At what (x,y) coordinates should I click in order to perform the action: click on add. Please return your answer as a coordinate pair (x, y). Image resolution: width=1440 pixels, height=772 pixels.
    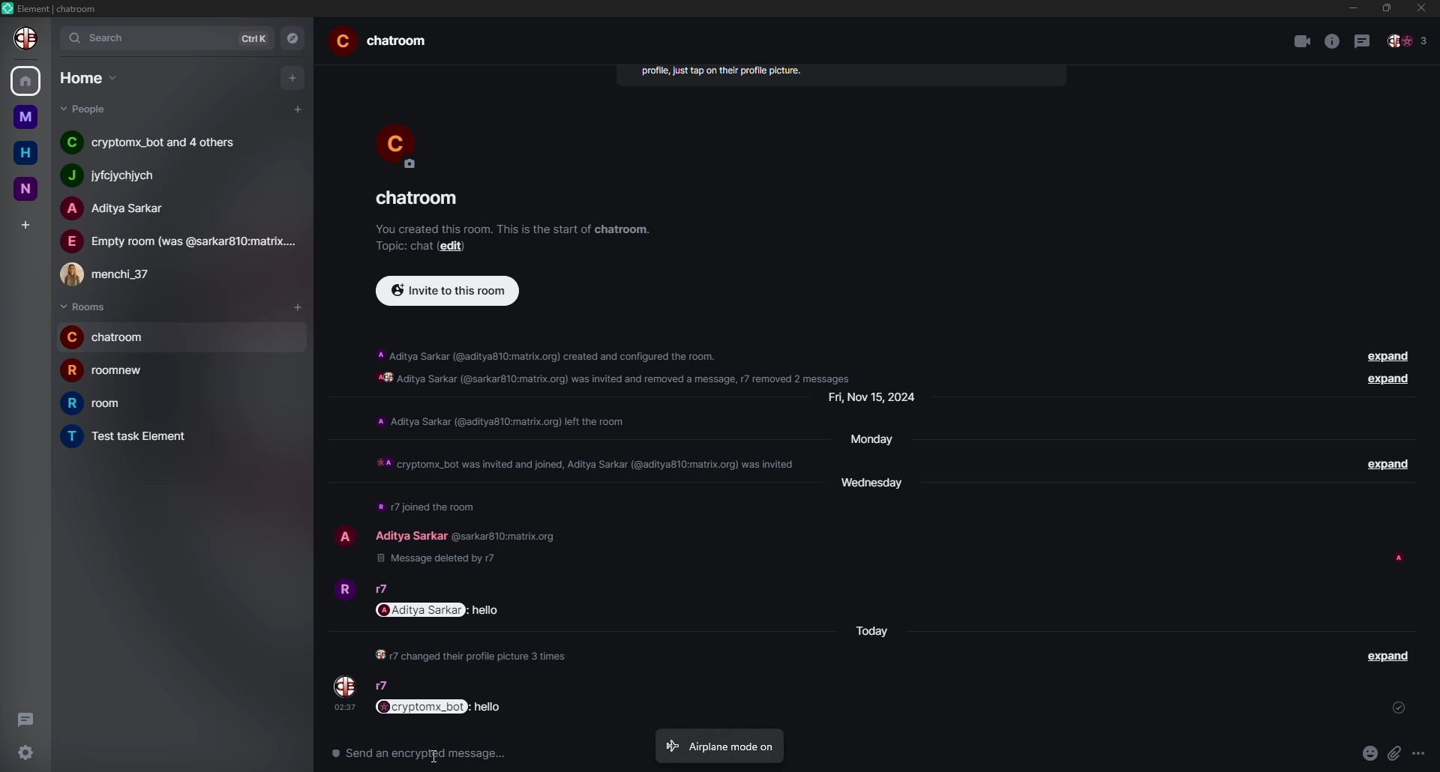
    Looking at the image, I should click on (298, 306).